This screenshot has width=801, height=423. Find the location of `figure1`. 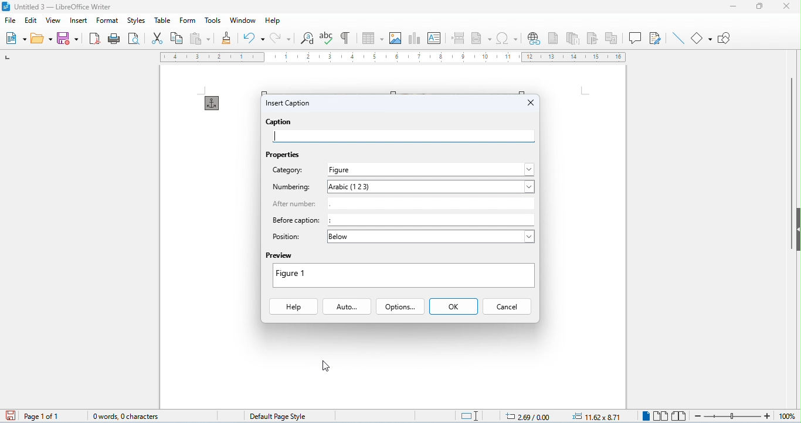

figure1 is located at coordinates (294, 274).